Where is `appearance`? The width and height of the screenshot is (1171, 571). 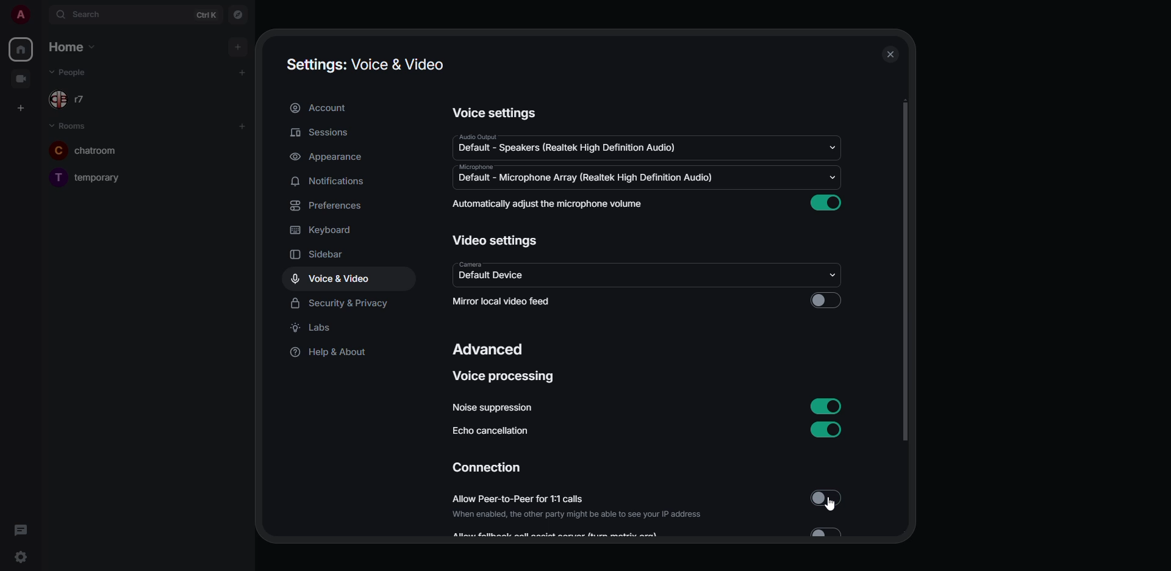
appearance is located at coordinates (328, 159).